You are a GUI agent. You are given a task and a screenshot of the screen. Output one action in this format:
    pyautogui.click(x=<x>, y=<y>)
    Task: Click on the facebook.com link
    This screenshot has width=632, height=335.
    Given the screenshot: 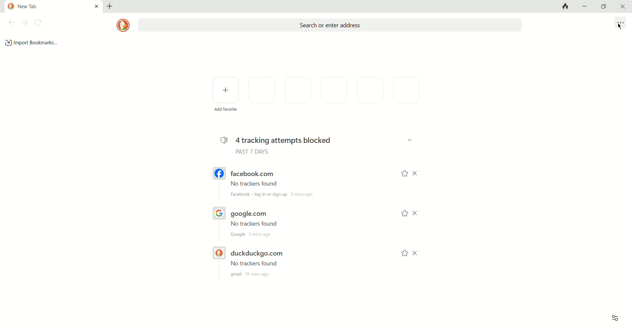 What is the action you would take?
    pyautogui.click(x=265, y=183)
    